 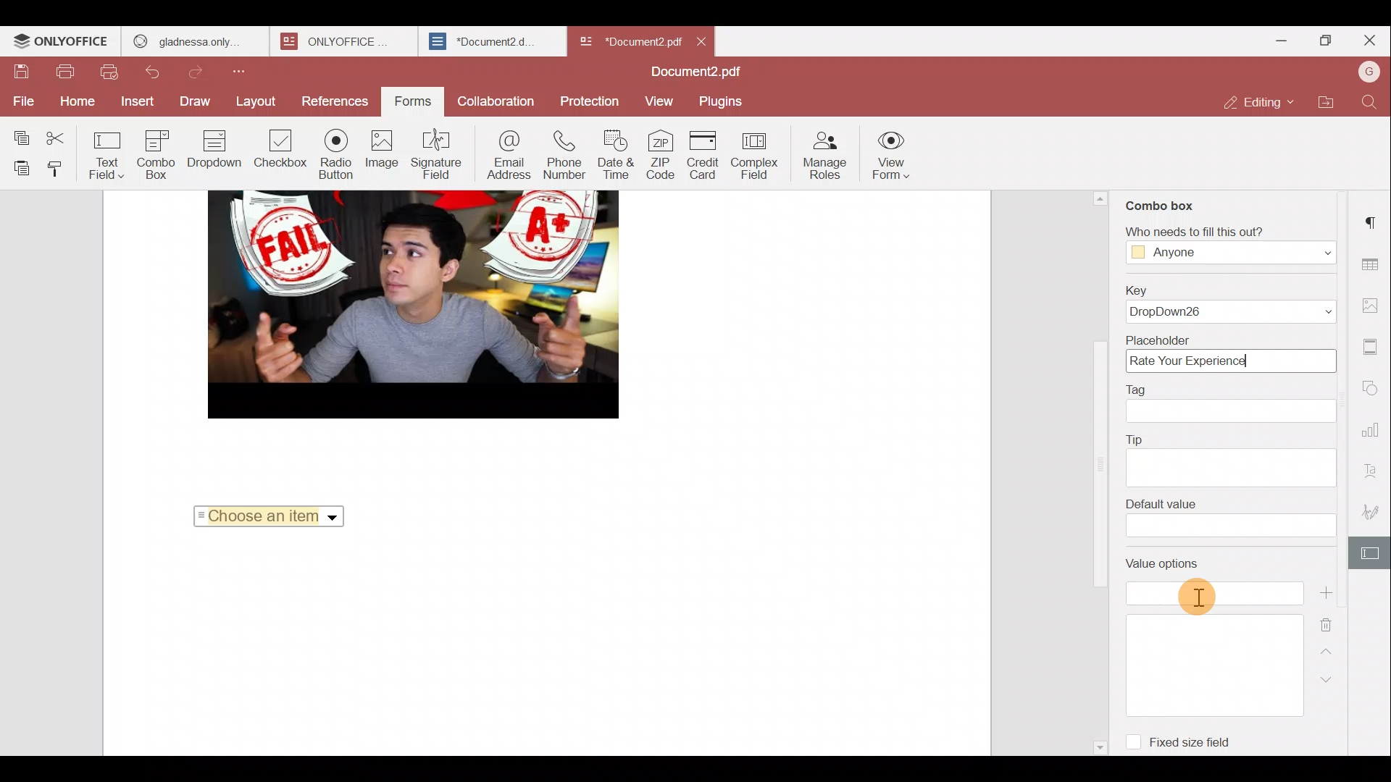 I want to click on Text field, so click(x=112, y=157).